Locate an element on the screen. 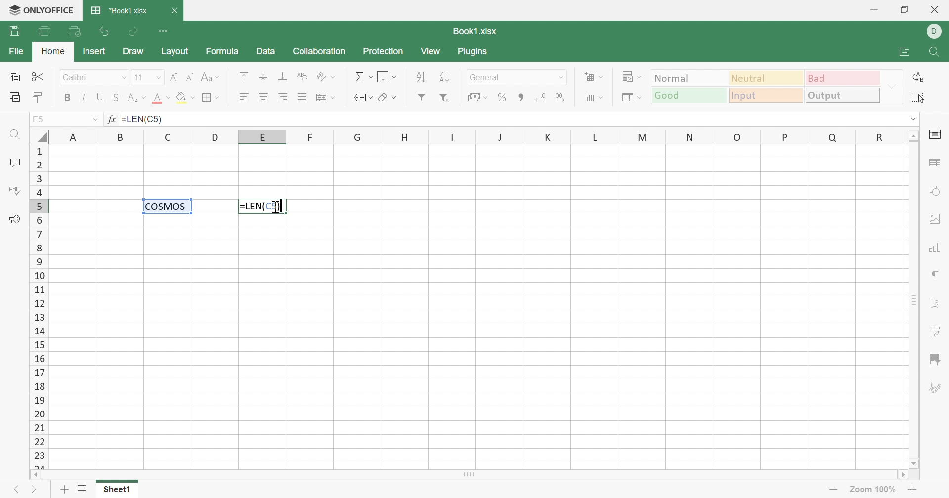  Zoom in is located at coordinates (914, 490).